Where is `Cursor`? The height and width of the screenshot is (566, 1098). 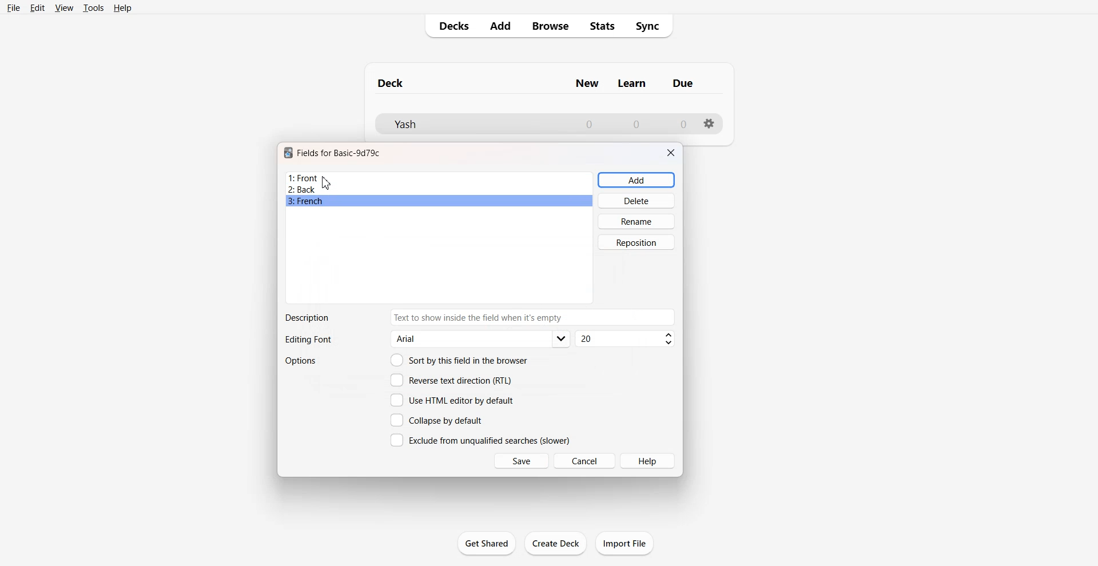 Cursor is located at coordinates (326, 183).